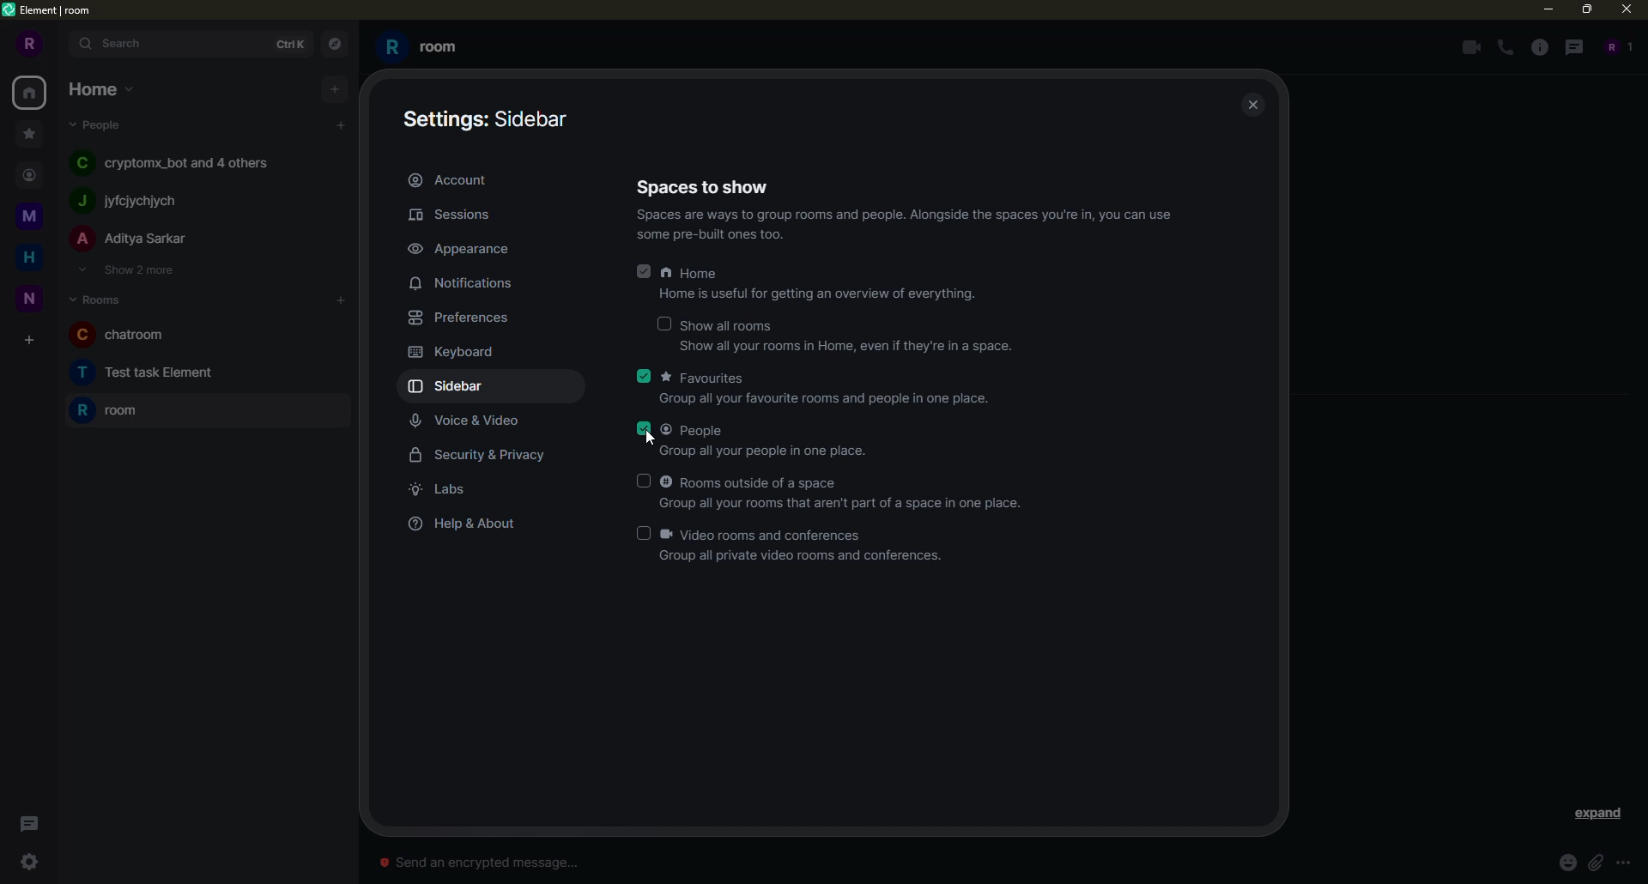 The width and height of the screenshot is (1648, 884). Describe the element at coordinates (745, 453) in the screenshot. I see `Group all your people in one place.` at that location.